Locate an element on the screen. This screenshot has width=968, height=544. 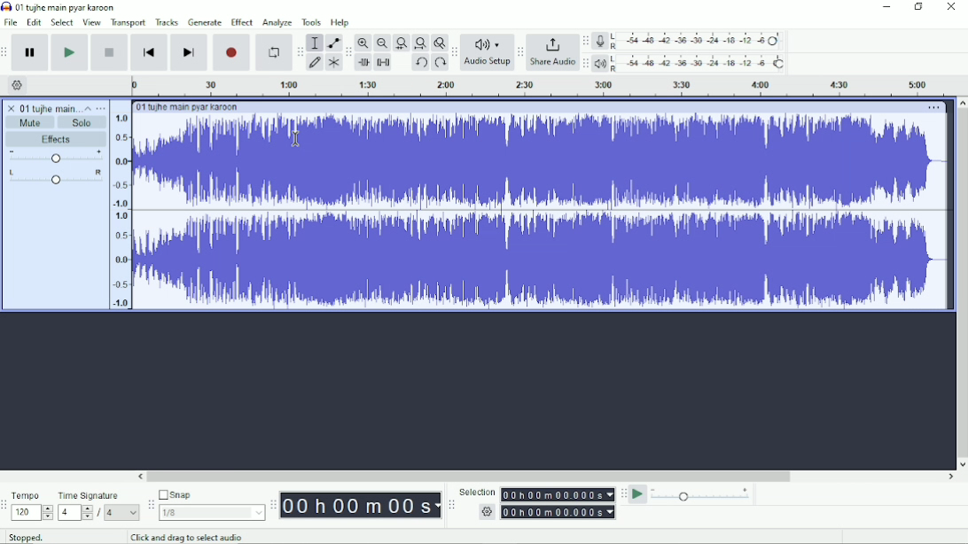
Record is located at coordinates (232, 52).